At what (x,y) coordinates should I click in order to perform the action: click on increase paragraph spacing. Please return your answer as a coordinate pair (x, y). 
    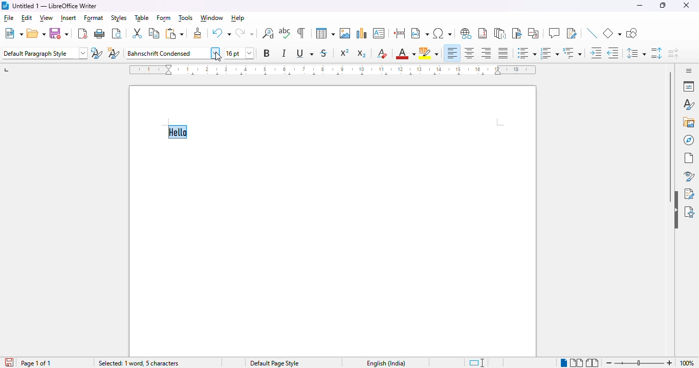
    Looking at the image, I should click on (656, 53).